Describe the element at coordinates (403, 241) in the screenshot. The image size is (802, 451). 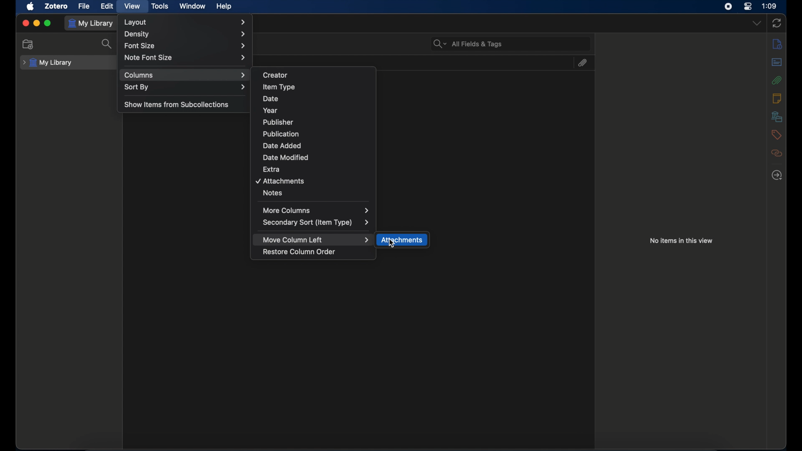
I see `attachments` at that location.